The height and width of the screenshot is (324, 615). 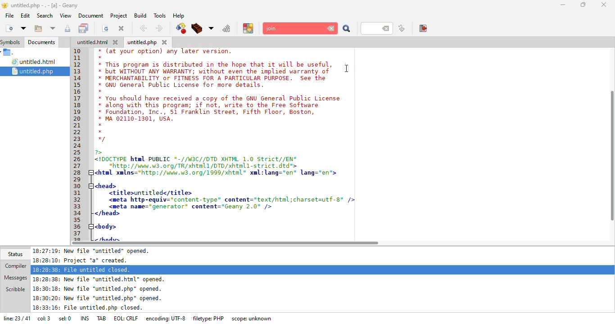 What do you see at coordinates (85, 260) in the screenshot?
I see `18:28:10: project "a" created.` at bounding box center [85, 260].